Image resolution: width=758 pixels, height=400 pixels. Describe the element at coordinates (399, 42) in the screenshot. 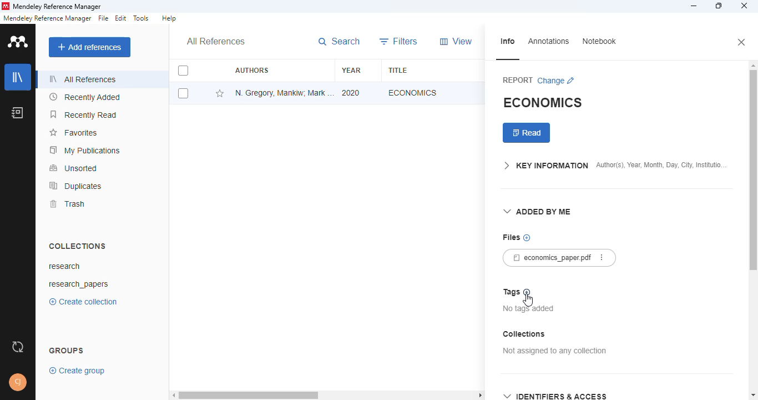

I see `filters` at that location.